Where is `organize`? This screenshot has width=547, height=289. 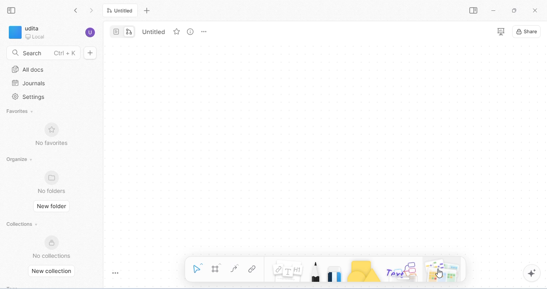
organize is located at coordinates (21, 160).